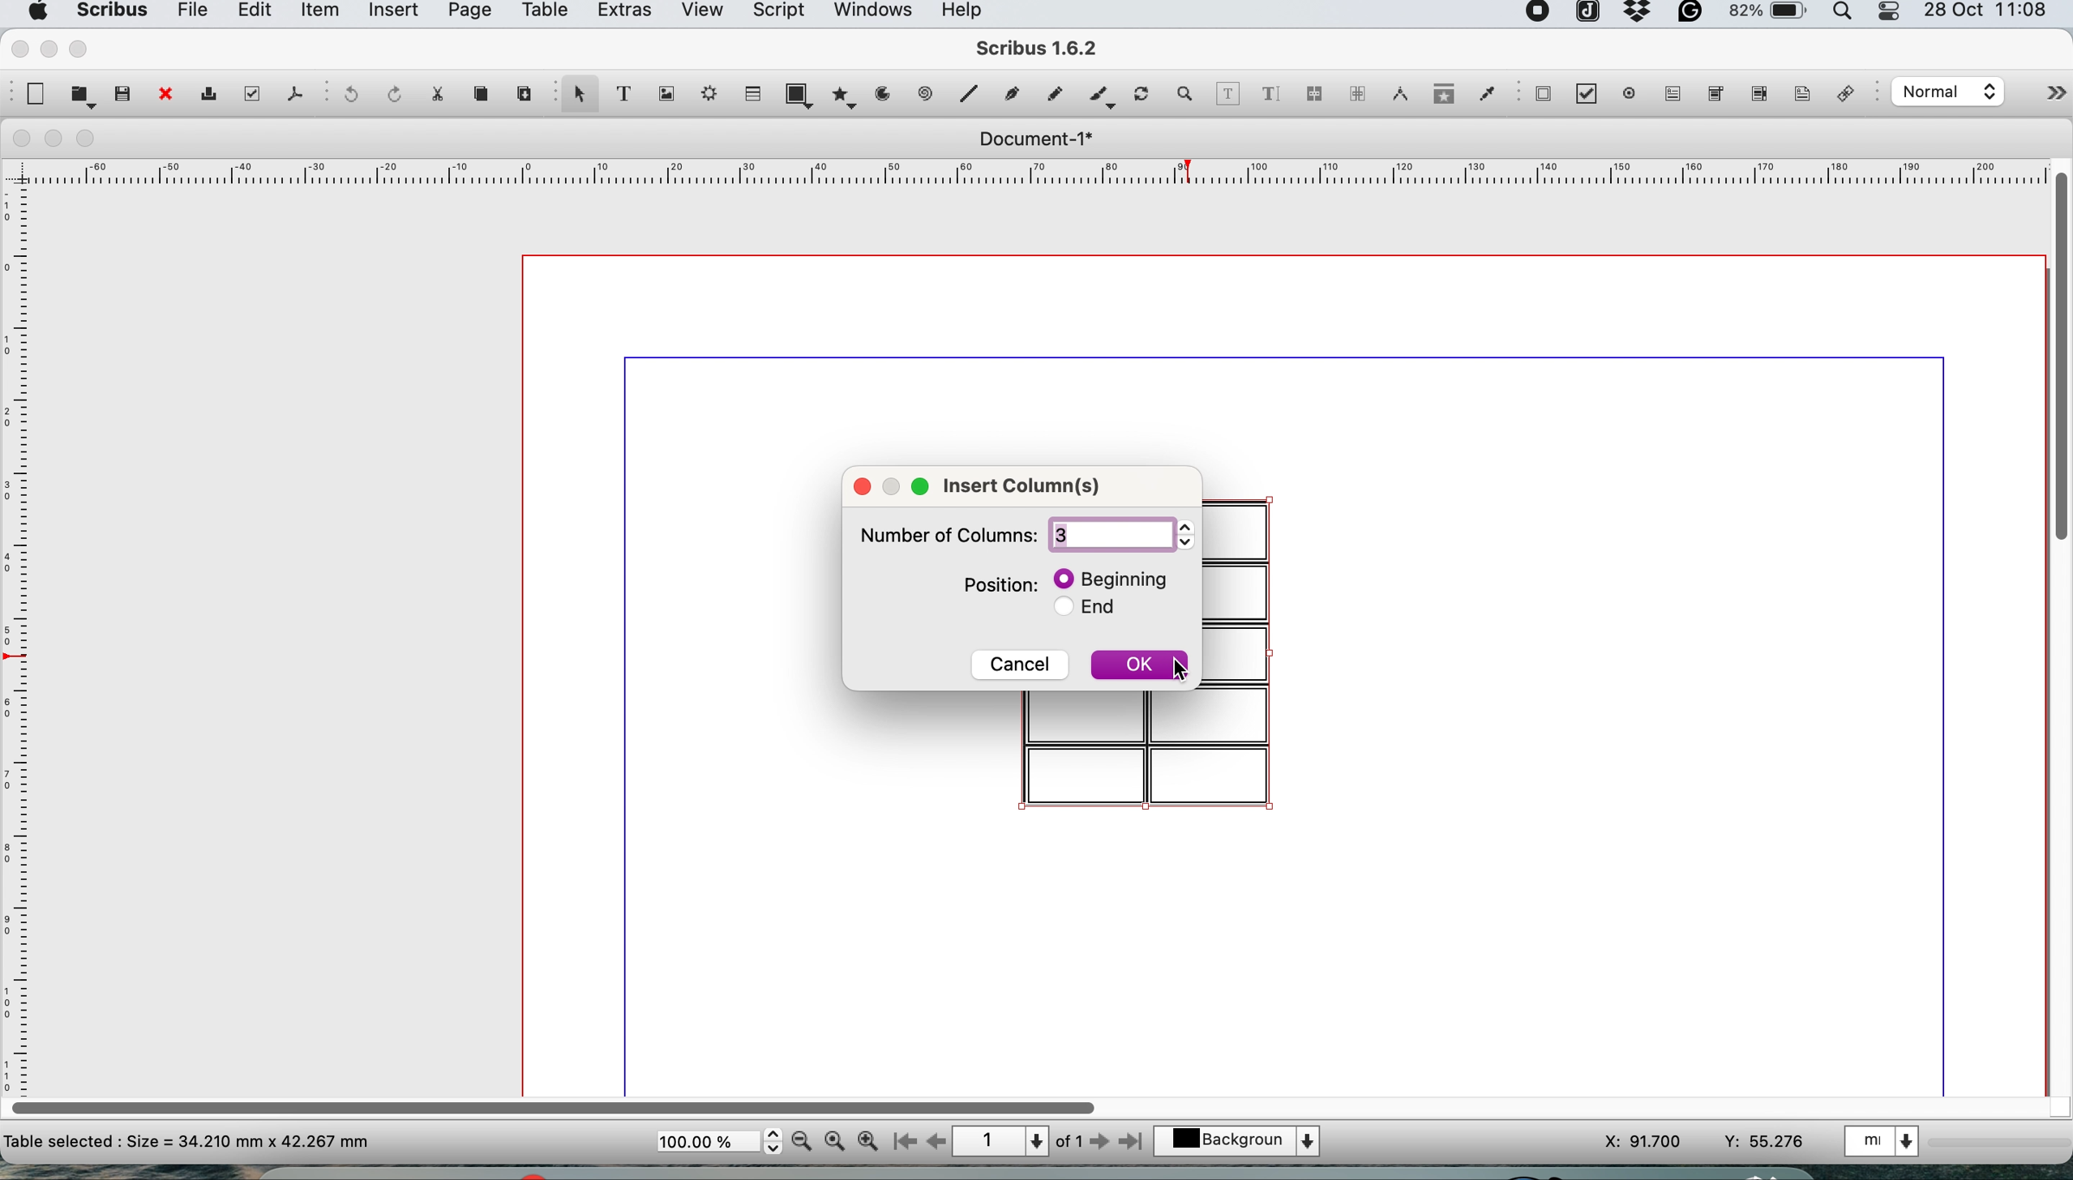 This screenshot has height=1180, width=2073. Describe the element at coordinates (1181, 669) in the screenshot. I see `cursor` at that location.